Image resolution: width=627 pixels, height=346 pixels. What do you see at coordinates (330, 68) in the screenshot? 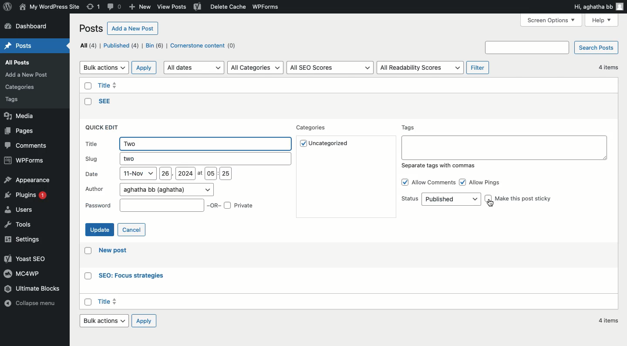
I see `All SEO scores` at bounding box center [330, 68].